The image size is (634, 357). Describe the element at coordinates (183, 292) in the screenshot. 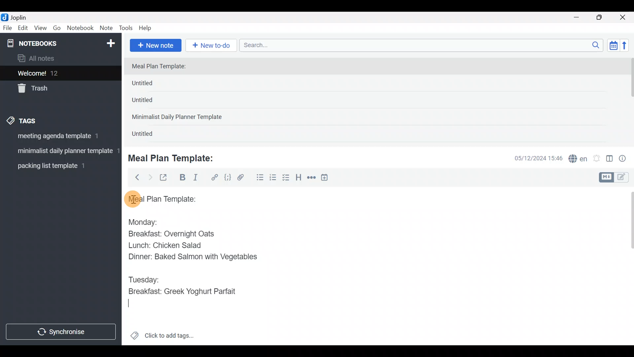

I see `Breakfast: Greek Yoghurt Parfait` at that location.